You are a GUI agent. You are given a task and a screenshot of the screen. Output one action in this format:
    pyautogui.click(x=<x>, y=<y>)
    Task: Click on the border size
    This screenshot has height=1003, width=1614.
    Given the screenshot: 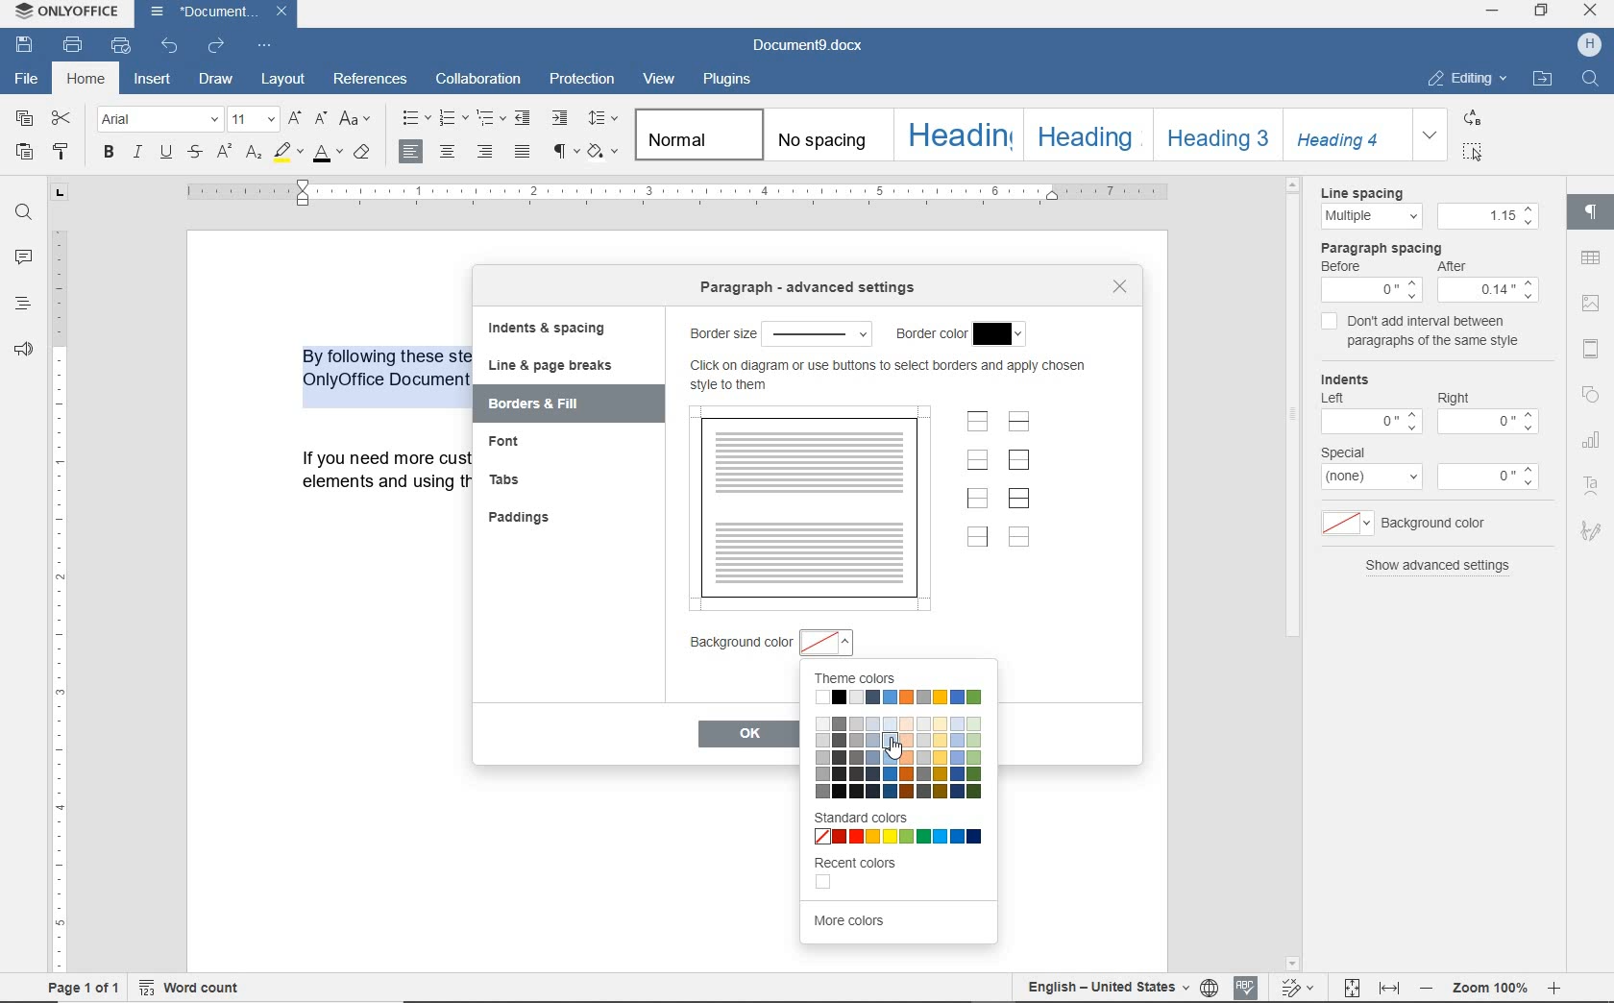 What is the action you would take?
    pyautogui.click(x=721, y=333)
    